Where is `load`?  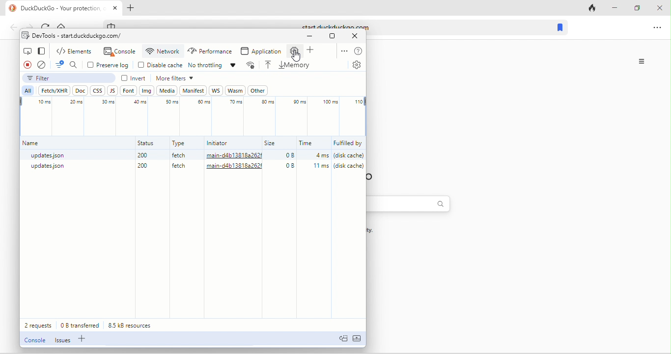
load is located at coordinates (269, 65).